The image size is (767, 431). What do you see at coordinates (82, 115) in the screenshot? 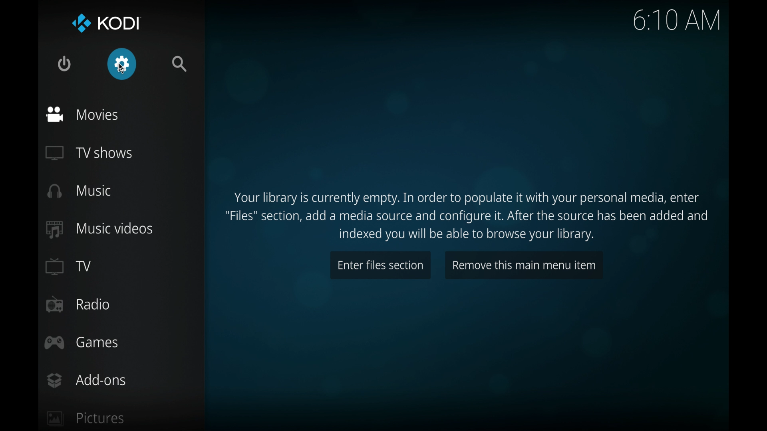
I see `movies` at bounding box center [82, 115].